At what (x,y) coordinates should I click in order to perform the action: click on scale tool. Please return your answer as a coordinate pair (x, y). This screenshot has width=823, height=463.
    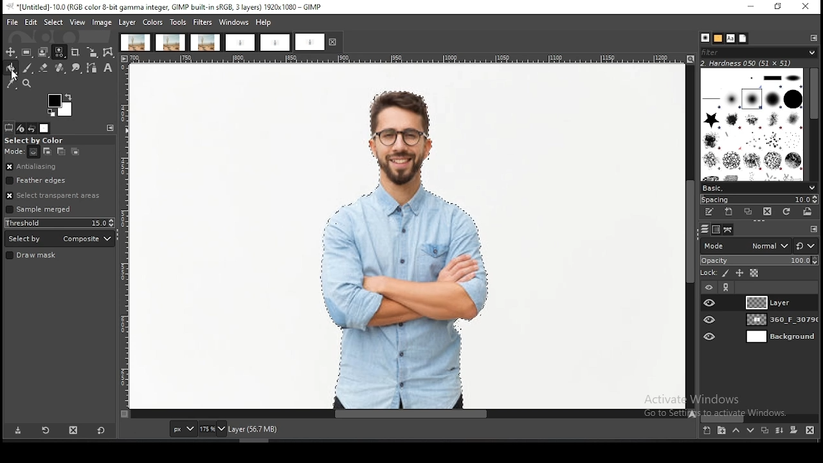
    Looking at the image, I should click on (92, 53).